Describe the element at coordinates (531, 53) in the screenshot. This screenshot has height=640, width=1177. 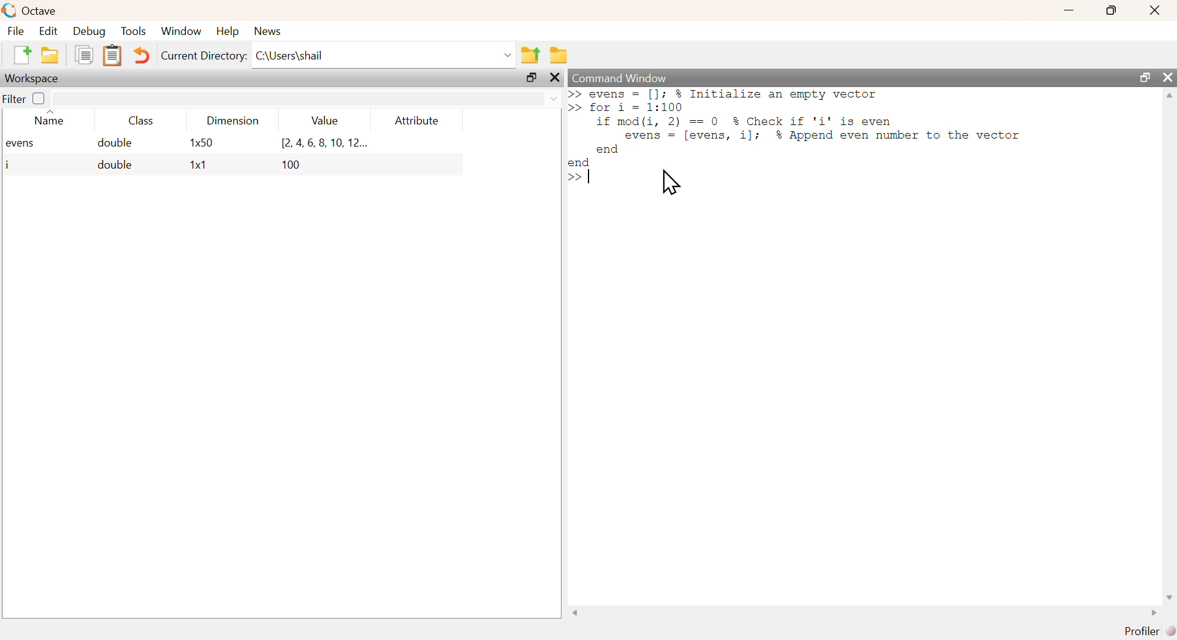
I see `one directory up` at that location.